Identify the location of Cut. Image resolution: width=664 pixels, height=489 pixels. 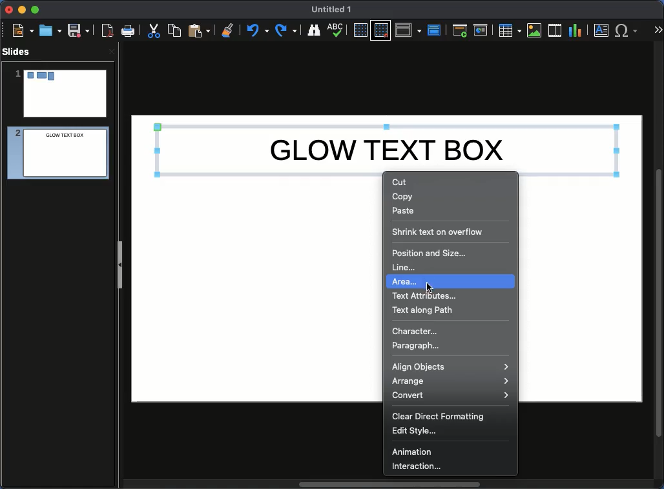
(400, 182).